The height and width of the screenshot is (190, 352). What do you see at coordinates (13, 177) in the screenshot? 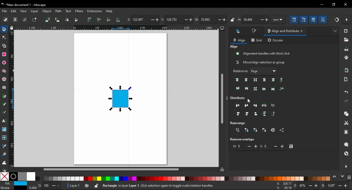
I see `black` at bounding box center [13, 177].